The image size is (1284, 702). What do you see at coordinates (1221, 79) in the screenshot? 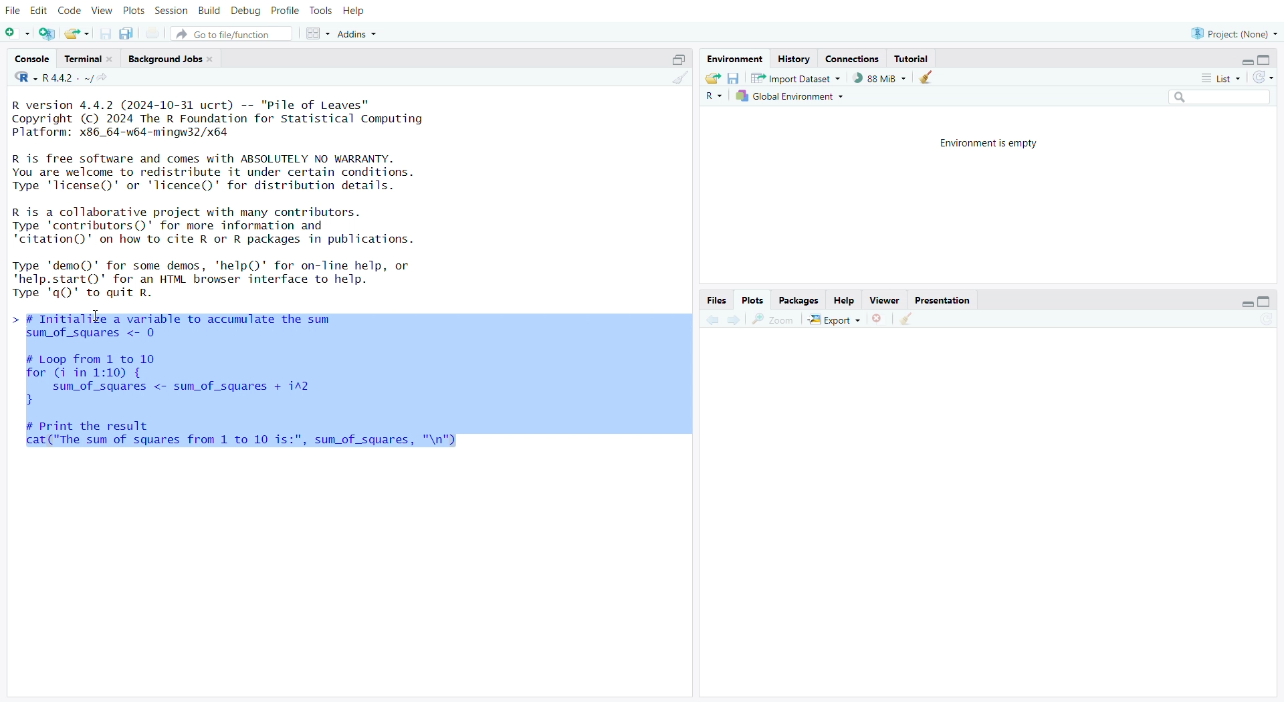
I see `list` at bounding box center [1221, 79].